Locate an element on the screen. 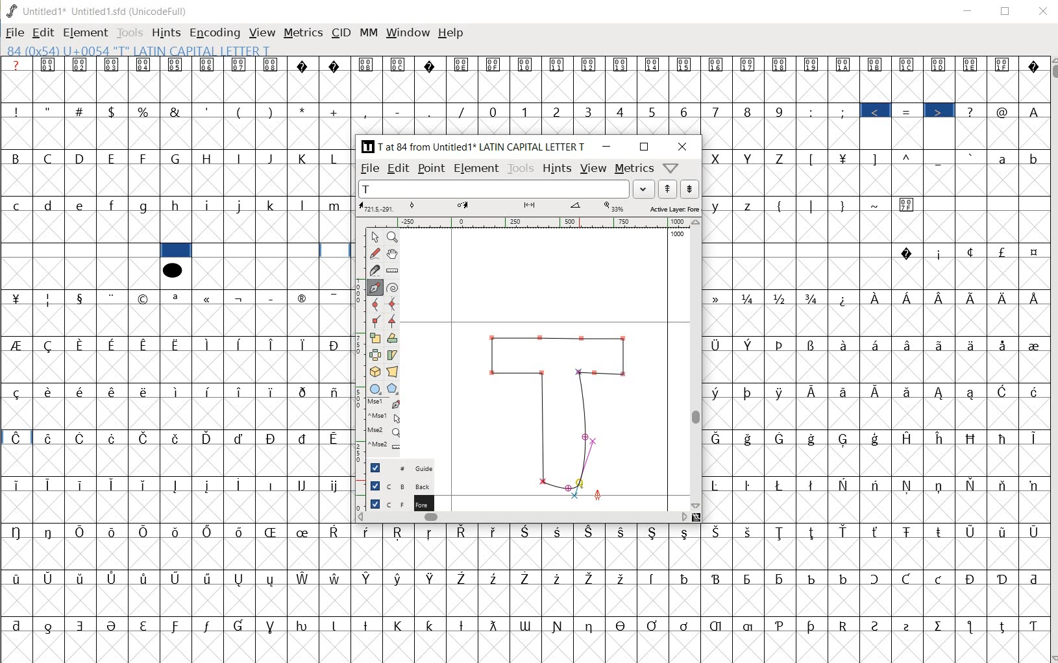 This screenshot has width=1058, height=663. Symbol is located at coordinates (1031, 579).